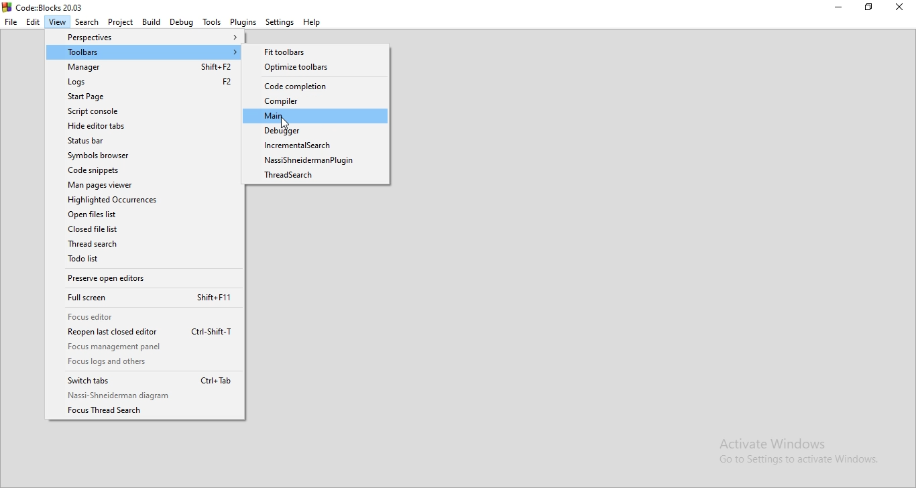 The height and width of the screenshot is (488, 916). I want to click on Tools , so click(213, 22).